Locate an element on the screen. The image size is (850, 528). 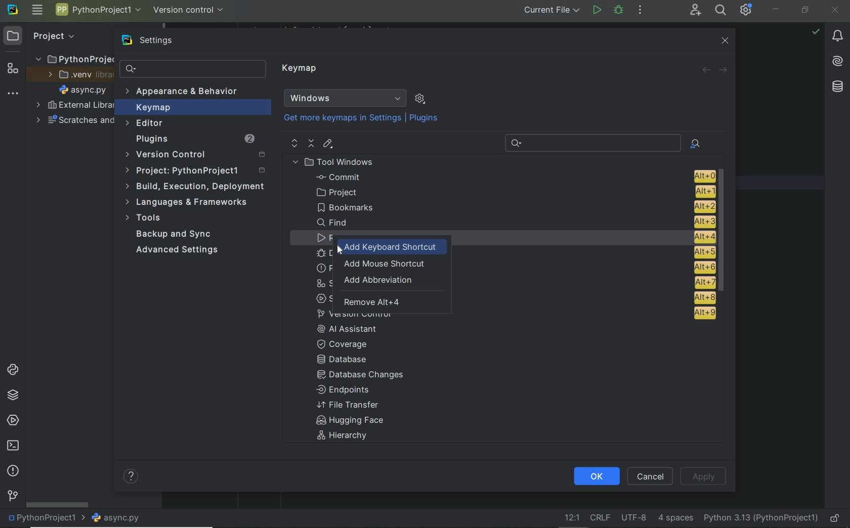
Keymap is located at coordinates (301, 70).